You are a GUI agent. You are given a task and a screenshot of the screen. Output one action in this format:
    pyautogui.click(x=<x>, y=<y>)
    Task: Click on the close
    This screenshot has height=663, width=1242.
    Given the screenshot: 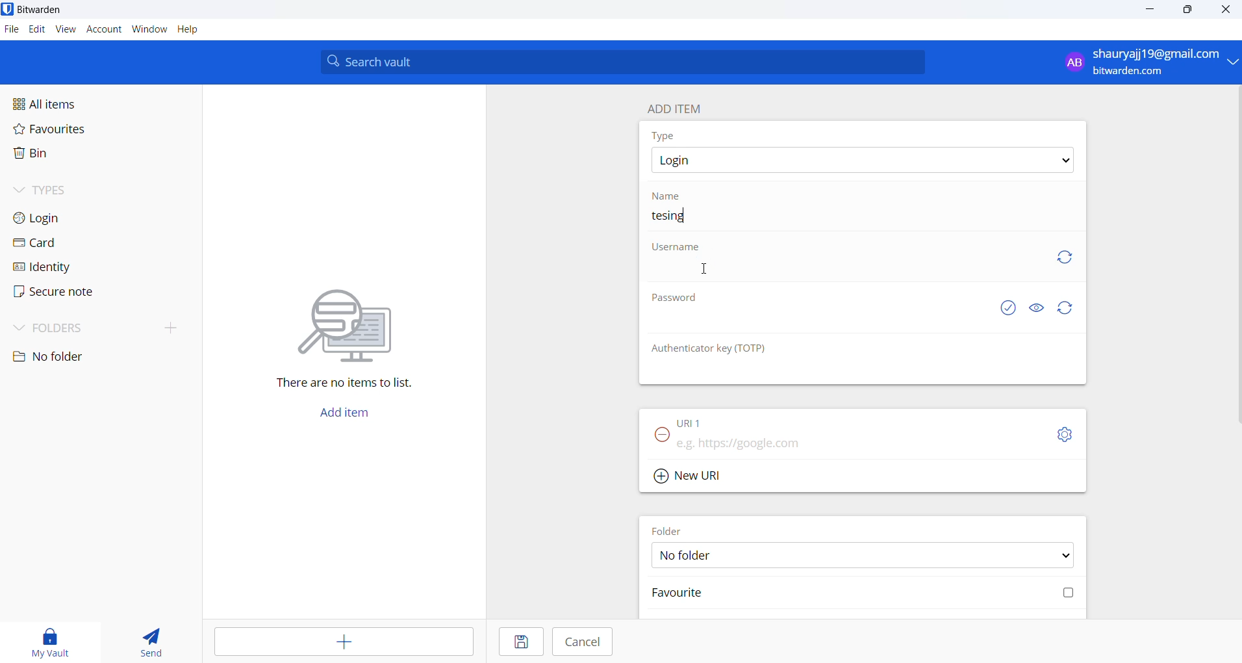 What is the action you would take?
    pyautogui.click(x=1226, y=10)
    